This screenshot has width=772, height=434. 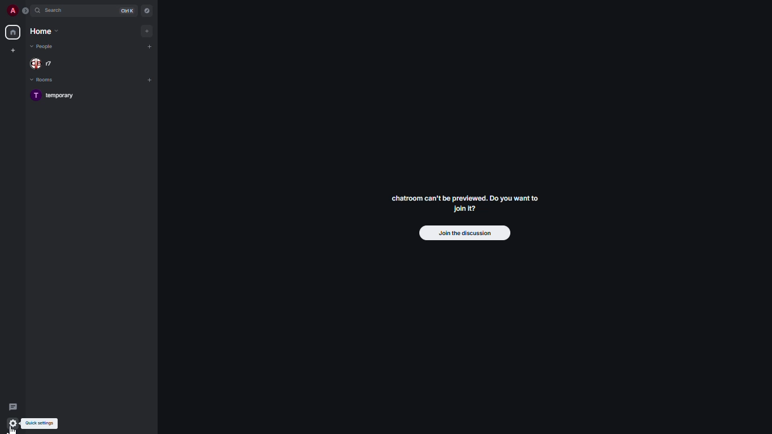 What do you see at coordinates (44, 80) in the screenshot?
I see `rooms` at bounding box center [44, 80].